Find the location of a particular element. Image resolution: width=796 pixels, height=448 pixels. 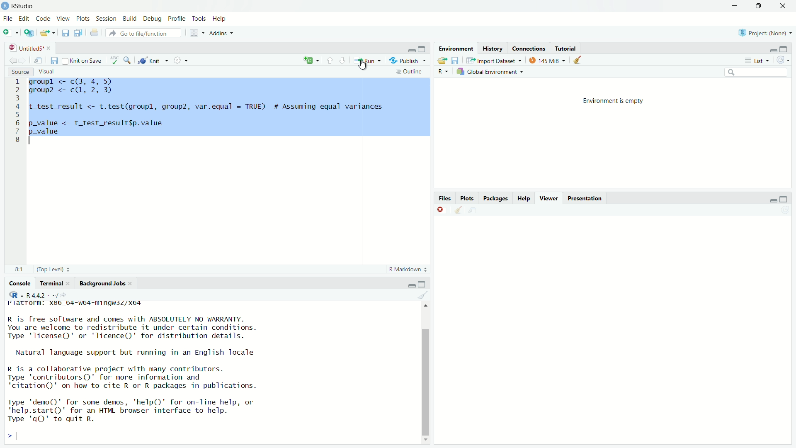

@ Knit ~ is located at coordinates (152, 61).